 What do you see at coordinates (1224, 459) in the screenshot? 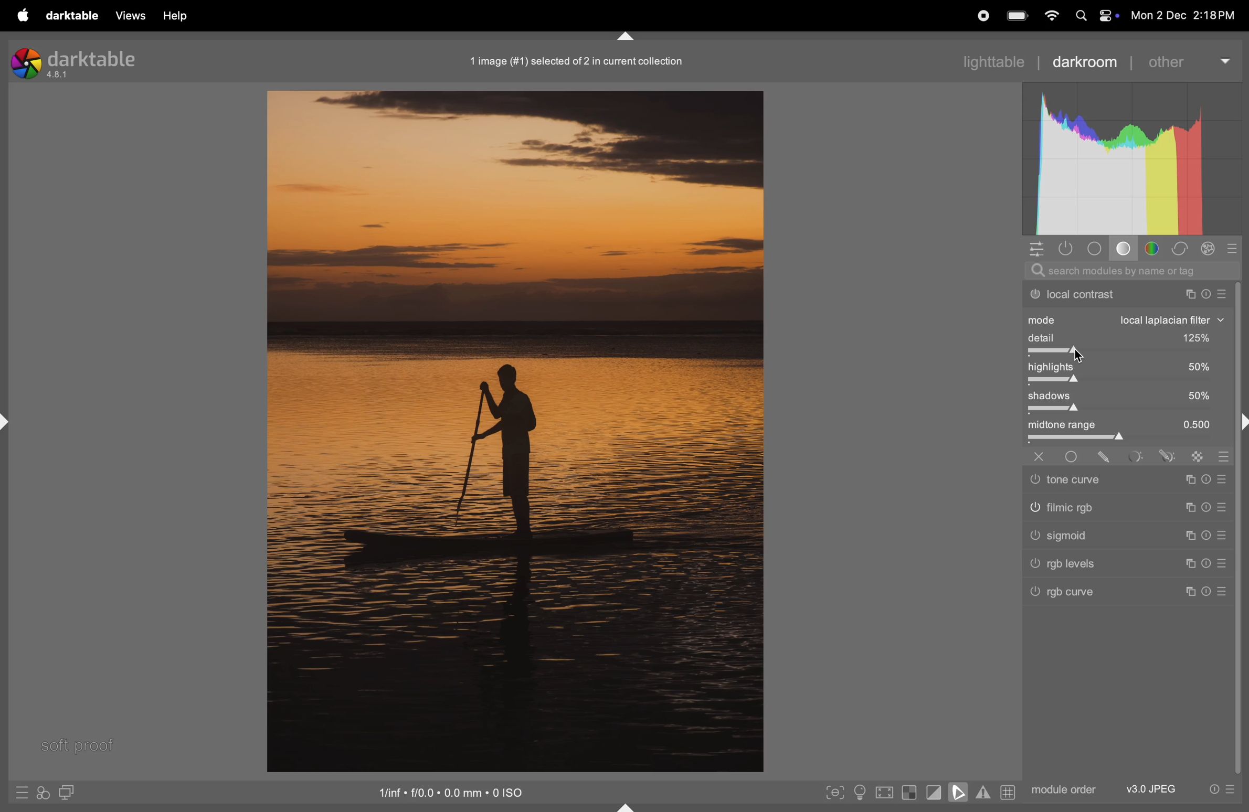
I see `sign` at bounding box center [1224, 459].